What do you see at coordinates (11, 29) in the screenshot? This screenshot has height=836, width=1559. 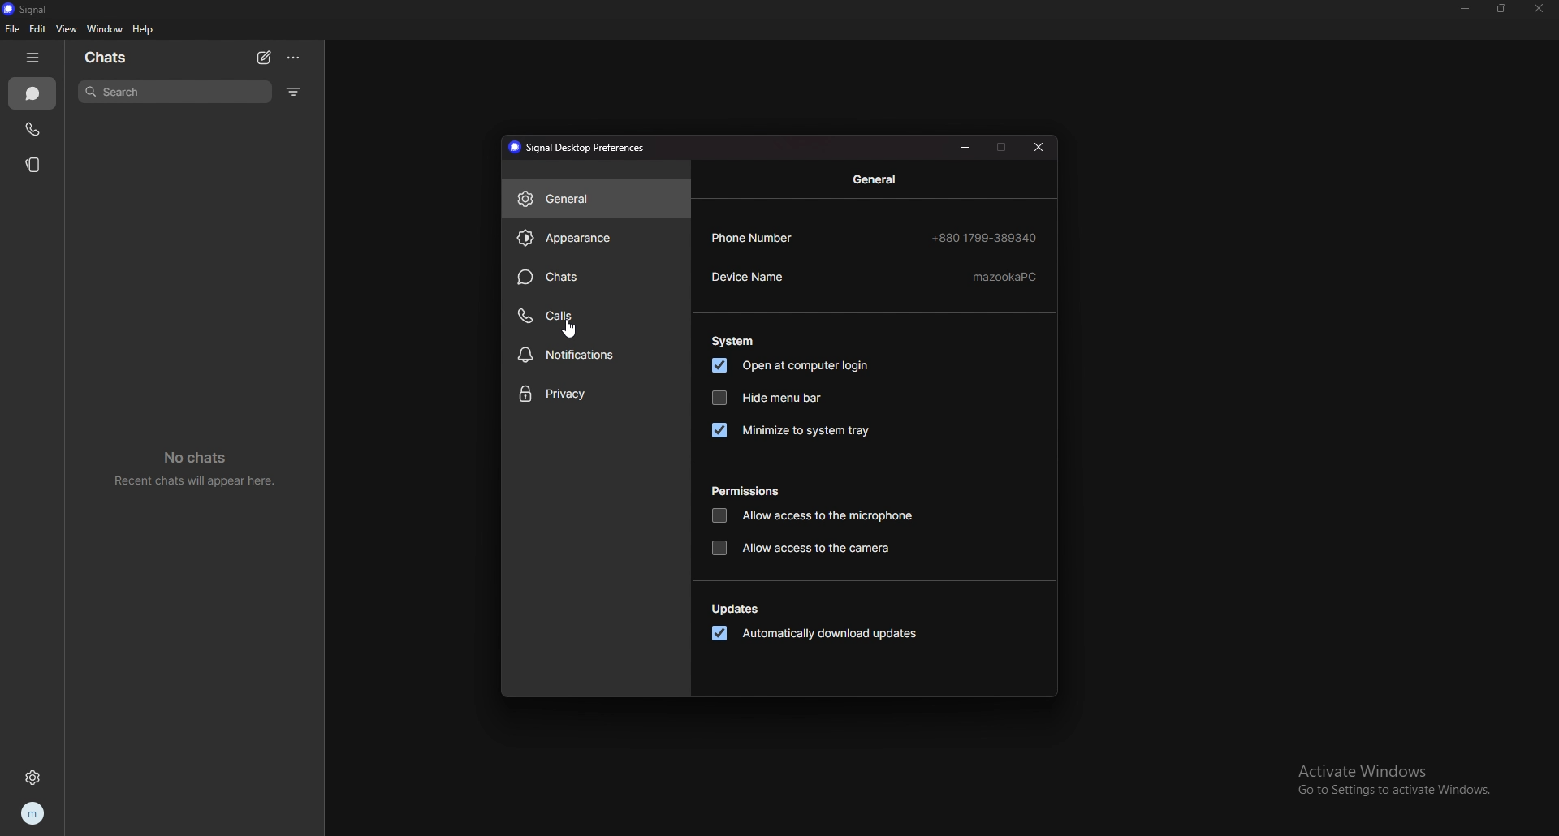 I see `file` at bounding box center [11, 29].